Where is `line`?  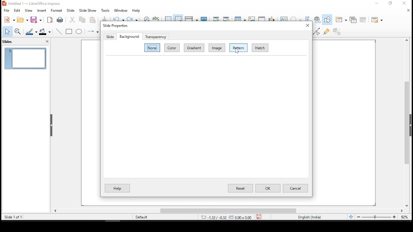
line is located at coordinates (59, 31).